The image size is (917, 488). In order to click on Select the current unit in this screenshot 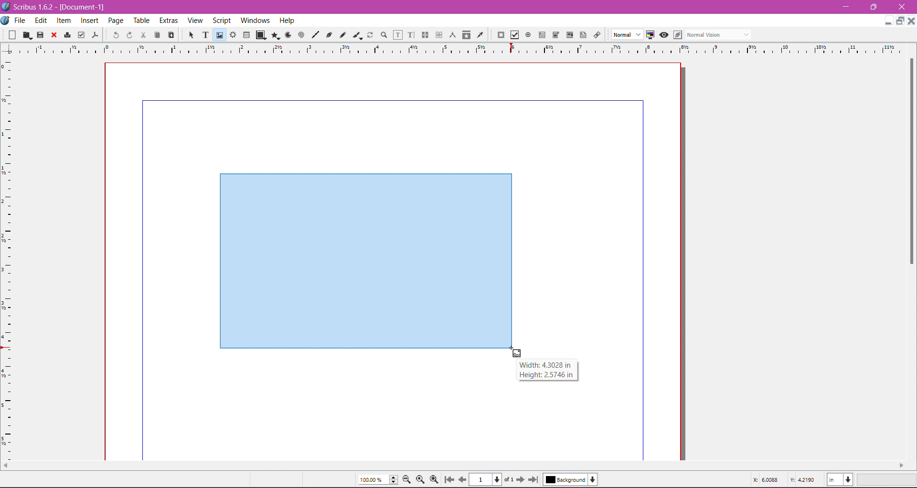, I will do `click(840, 480)`.